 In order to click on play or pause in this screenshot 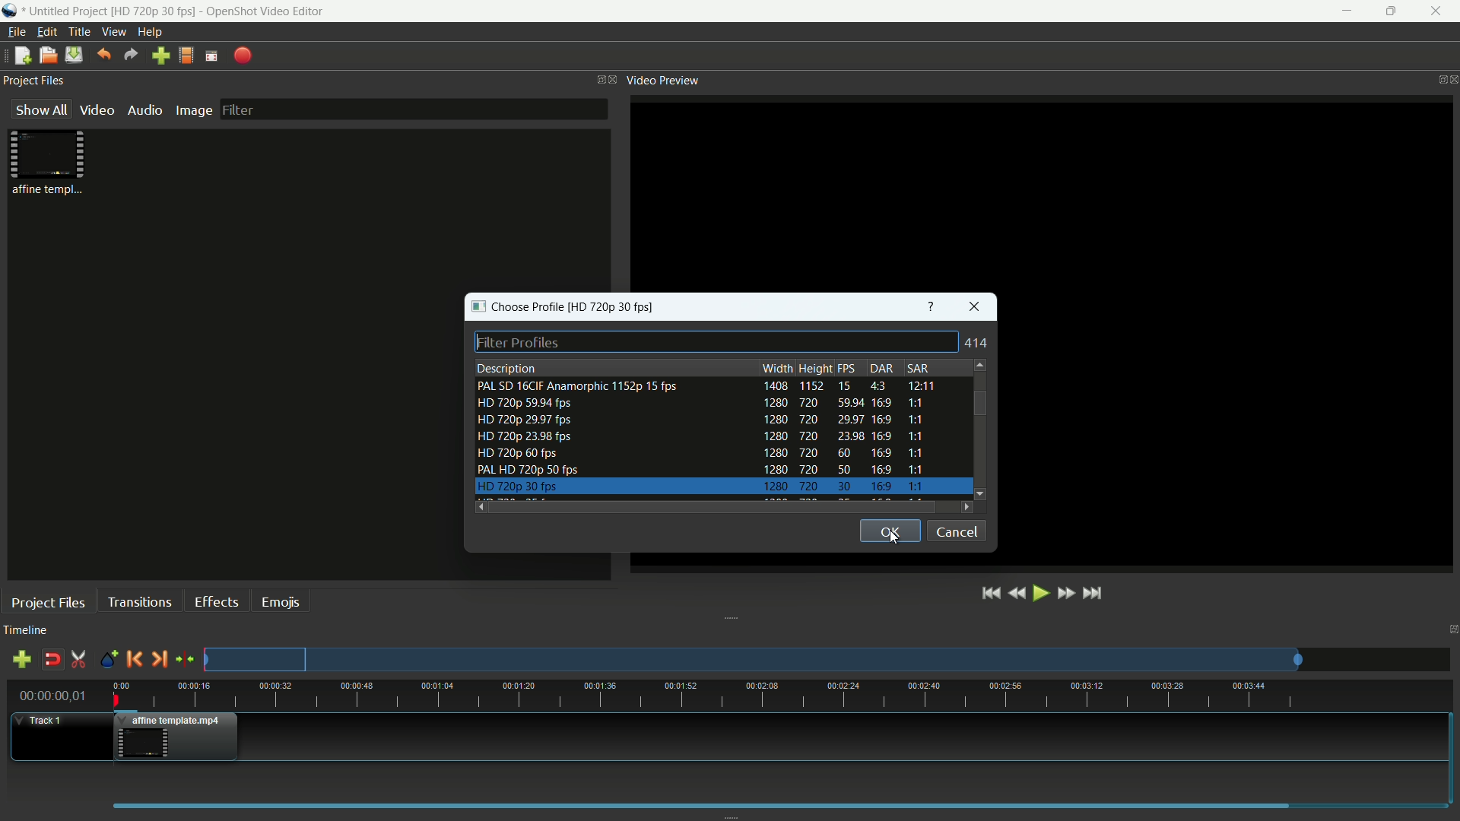, I will do `click(1039, 594)`.